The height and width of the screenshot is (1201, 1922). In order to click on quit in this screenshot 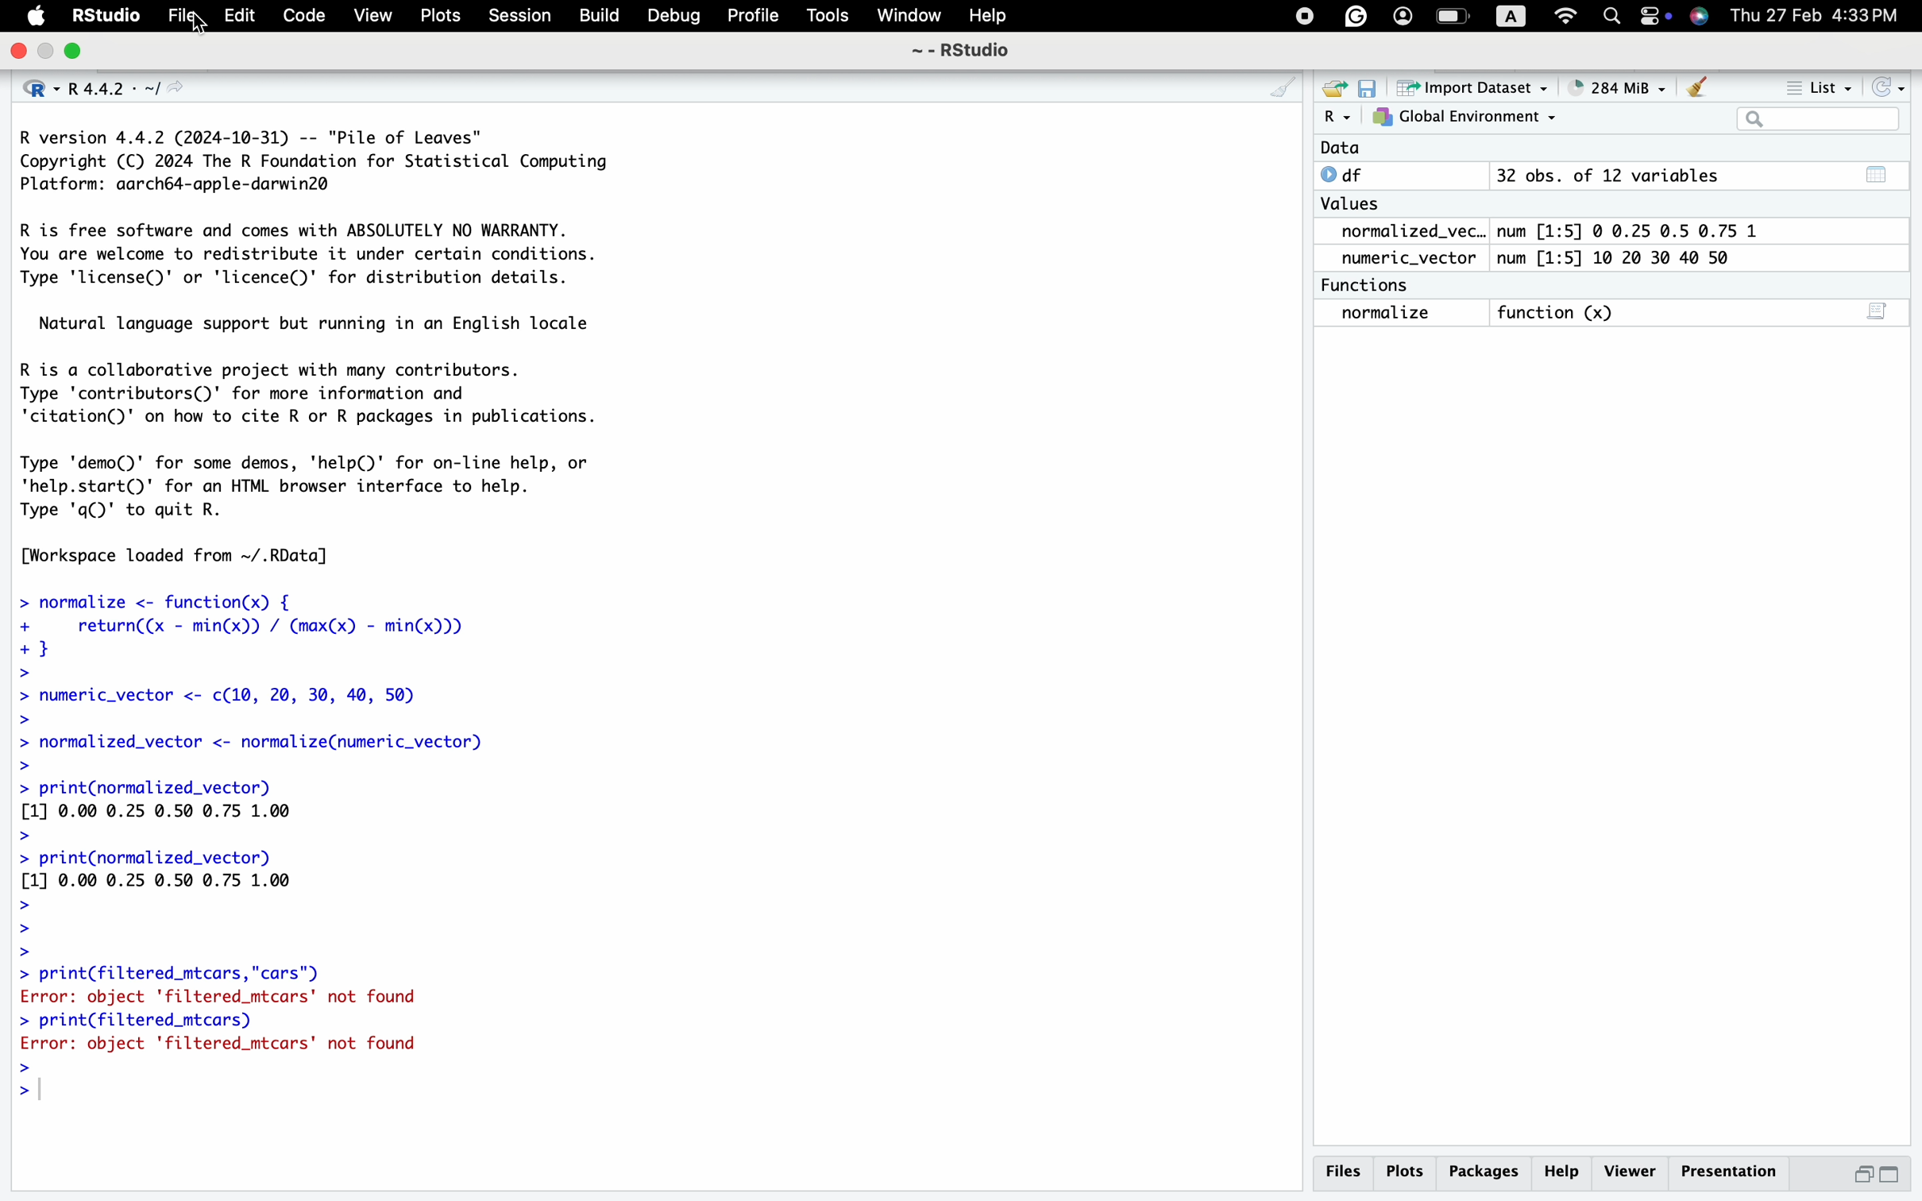, I will do `click(21, 54)`.